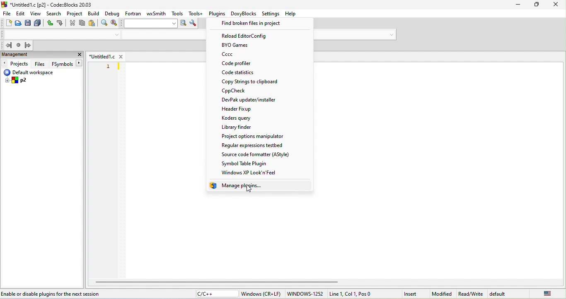 The image size is (566, 299). What do you see at coordinates (216, 294) in the screenshot?
I see `c\c++` at bounding box center [216, 294].